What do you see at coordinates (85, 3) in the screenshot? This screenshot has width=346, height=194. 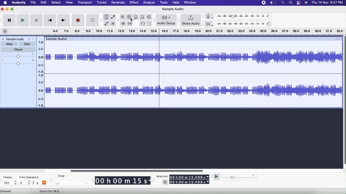 I see `Transport` at bounding box center [85, 3].